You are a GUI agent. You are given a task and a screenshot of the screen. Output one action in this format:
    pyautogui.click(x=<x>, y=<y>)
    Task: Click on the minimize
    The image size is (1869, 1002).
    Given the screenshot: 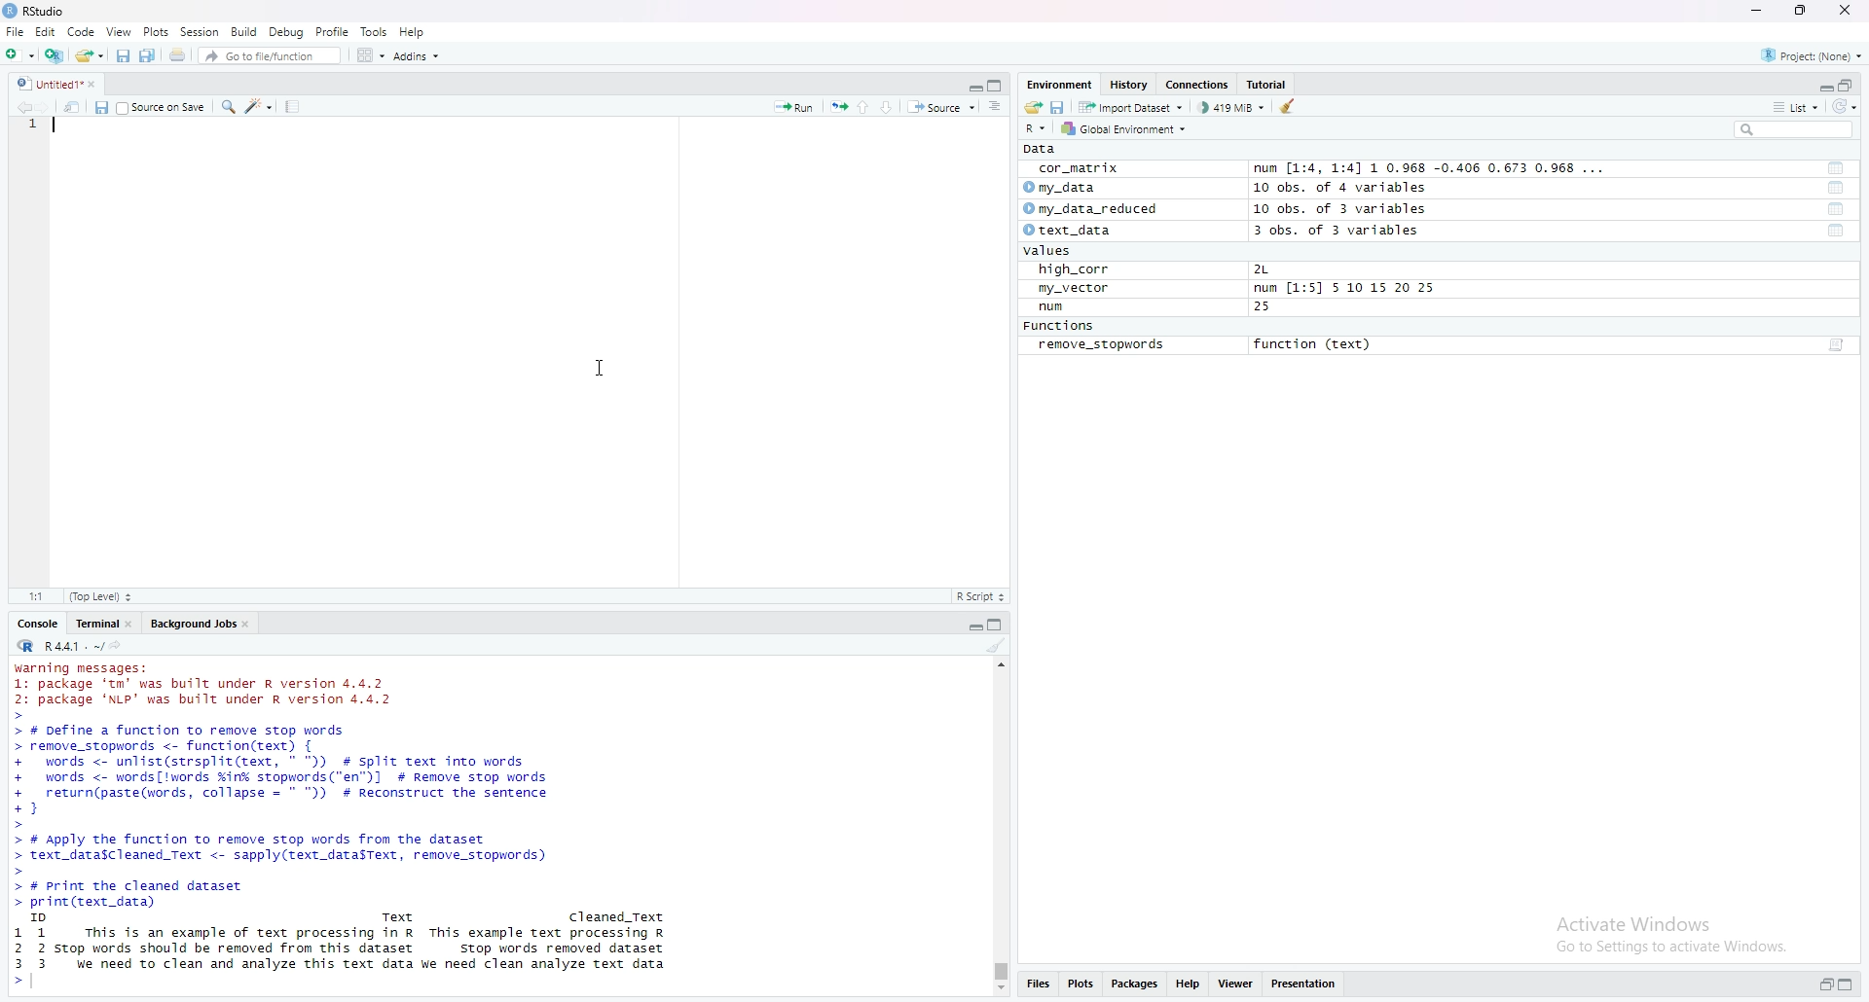 What is the action you would take?
    pyautogui.click(x=1759, y=10)
    